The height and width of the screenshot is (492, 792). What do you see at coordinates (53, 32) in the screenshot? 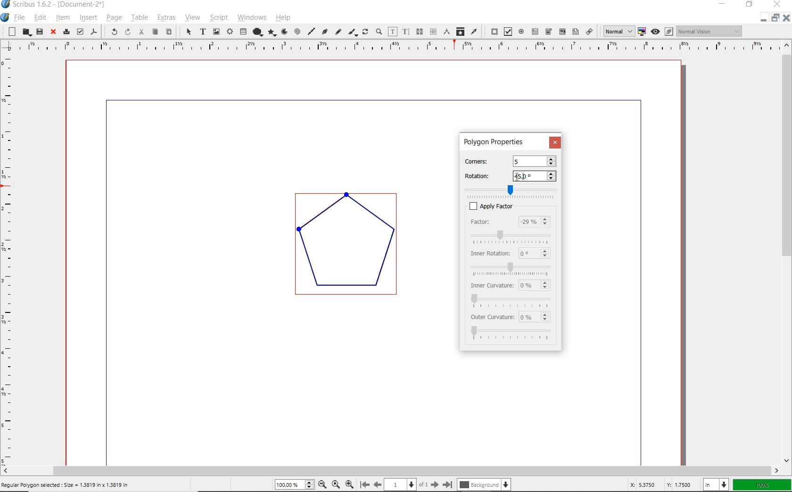
I see `close` at bounding box center [53, 32].